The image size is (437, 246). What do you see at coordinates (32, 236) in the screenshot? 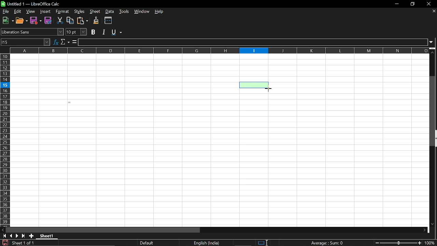
I see `Add sheet` at bounding box center [32, 236].